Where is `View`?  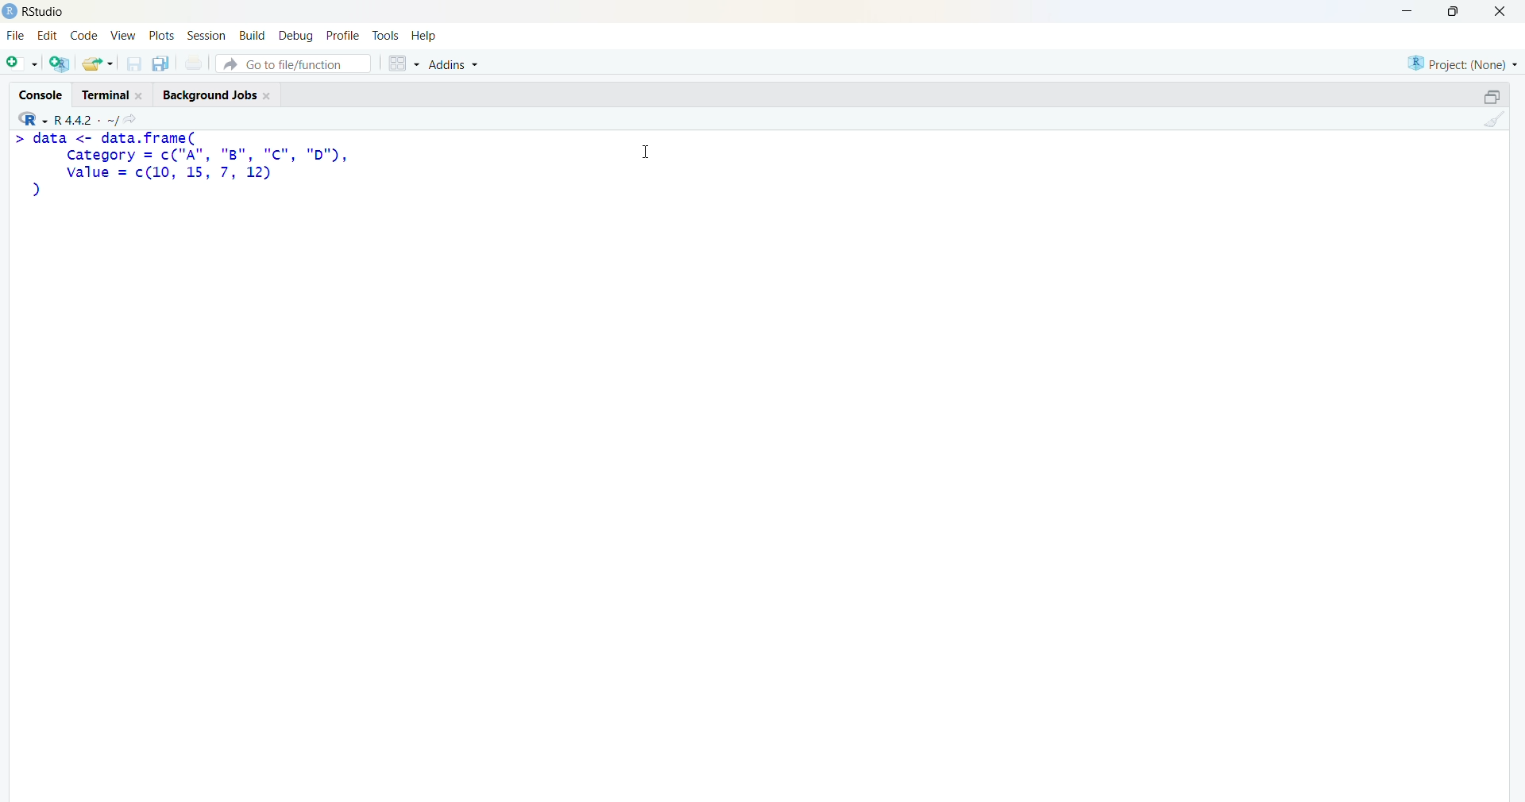 View is located at coordinates (124, 36).